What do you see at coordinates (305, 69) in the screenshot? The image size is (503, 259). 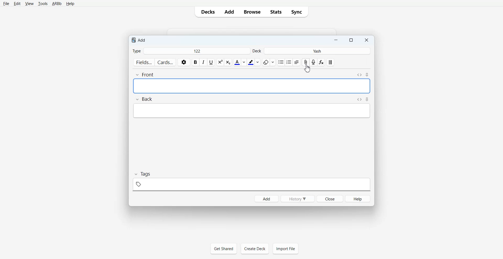 I see `cursor` at bounding box center [305, 69].